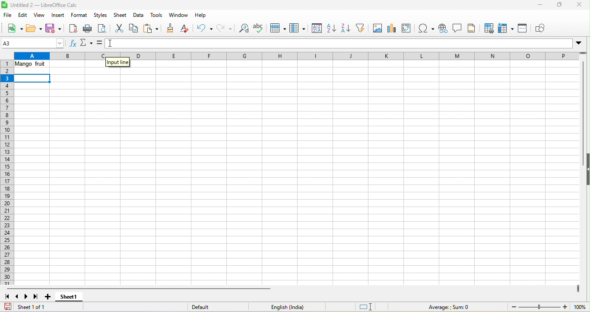 Image resolution: width=590 pixels, height=312 pixels. Describe the element at coordinates (543, 28) in the screenshot. I see `show draw function` at that location.